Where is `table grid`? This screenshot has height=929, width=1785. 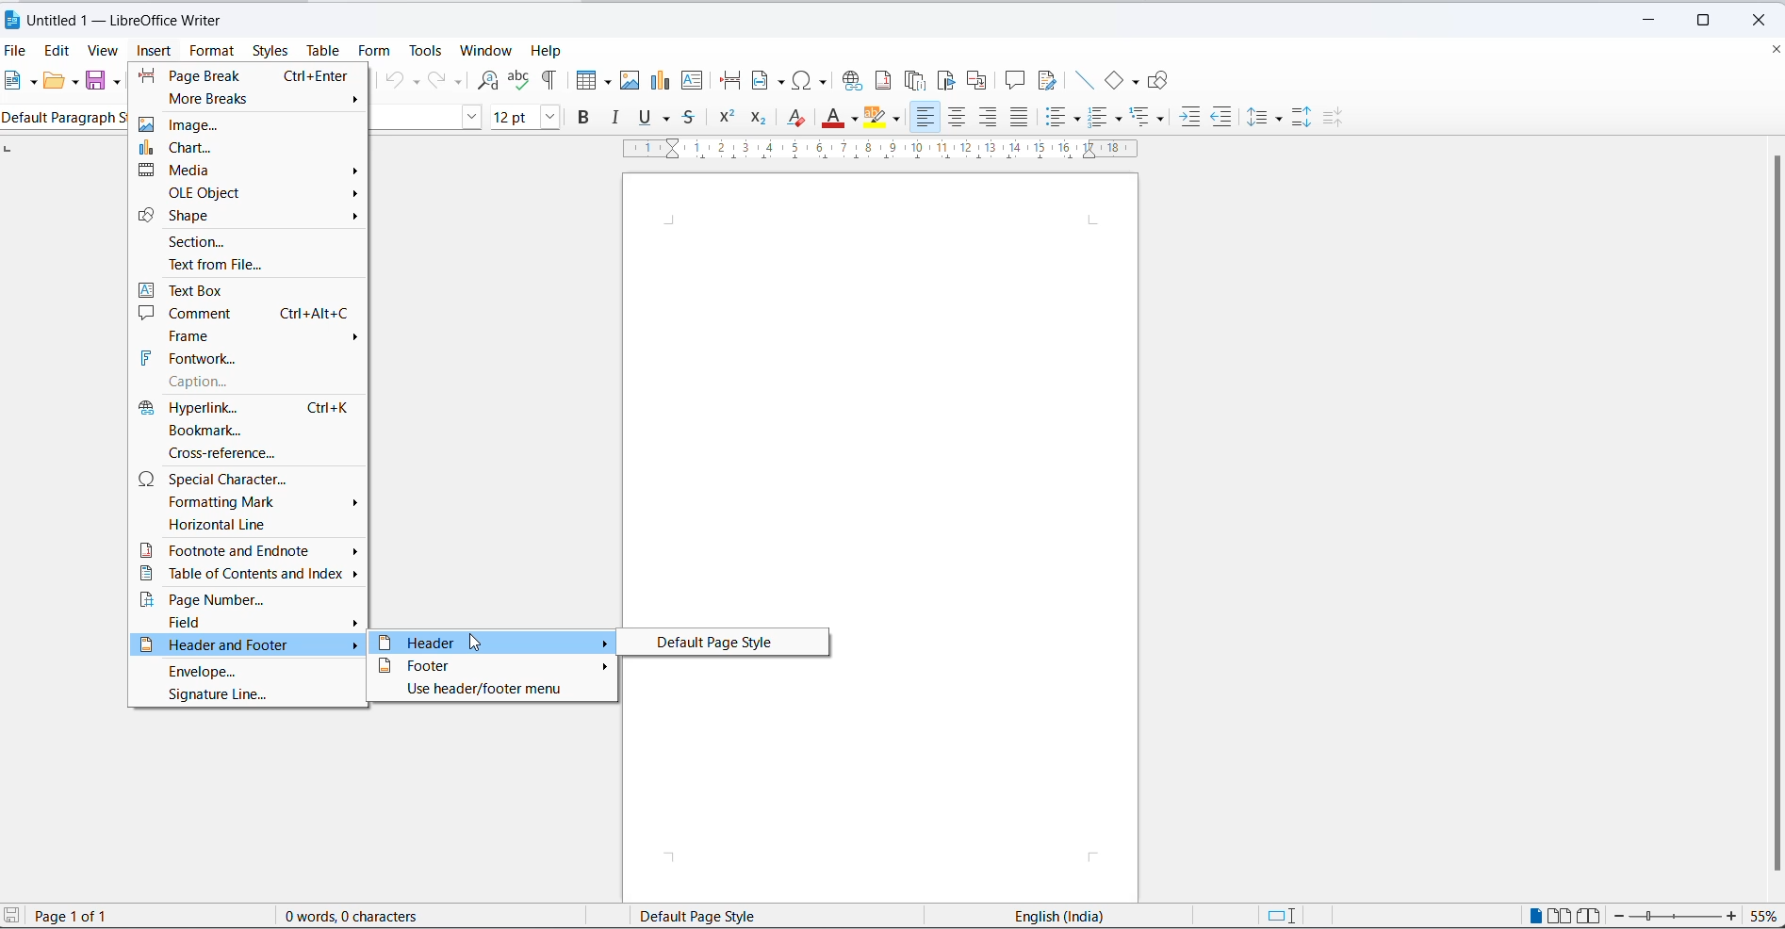 table grid is located at coordinates (605, 82).